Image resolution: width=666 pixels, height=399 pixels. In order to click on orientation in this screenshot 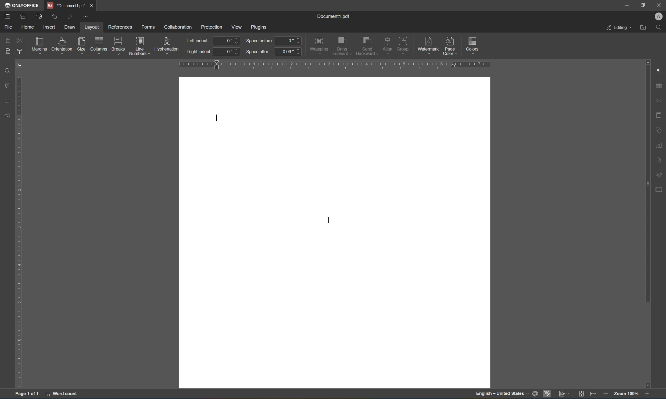, I will do `click(62, 44)`.